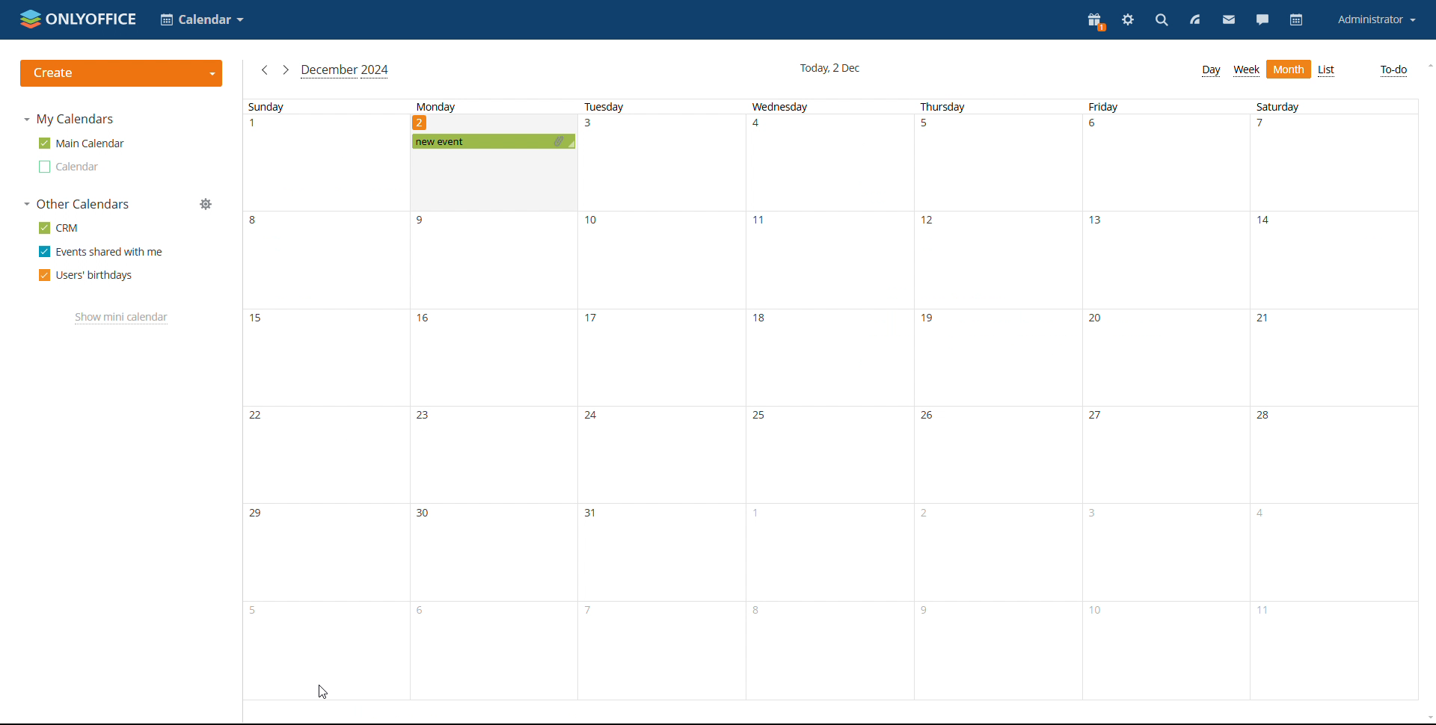  Describe the element at coordinates (122, 318) in the screenshot. I see `show mini calendar` at that location.